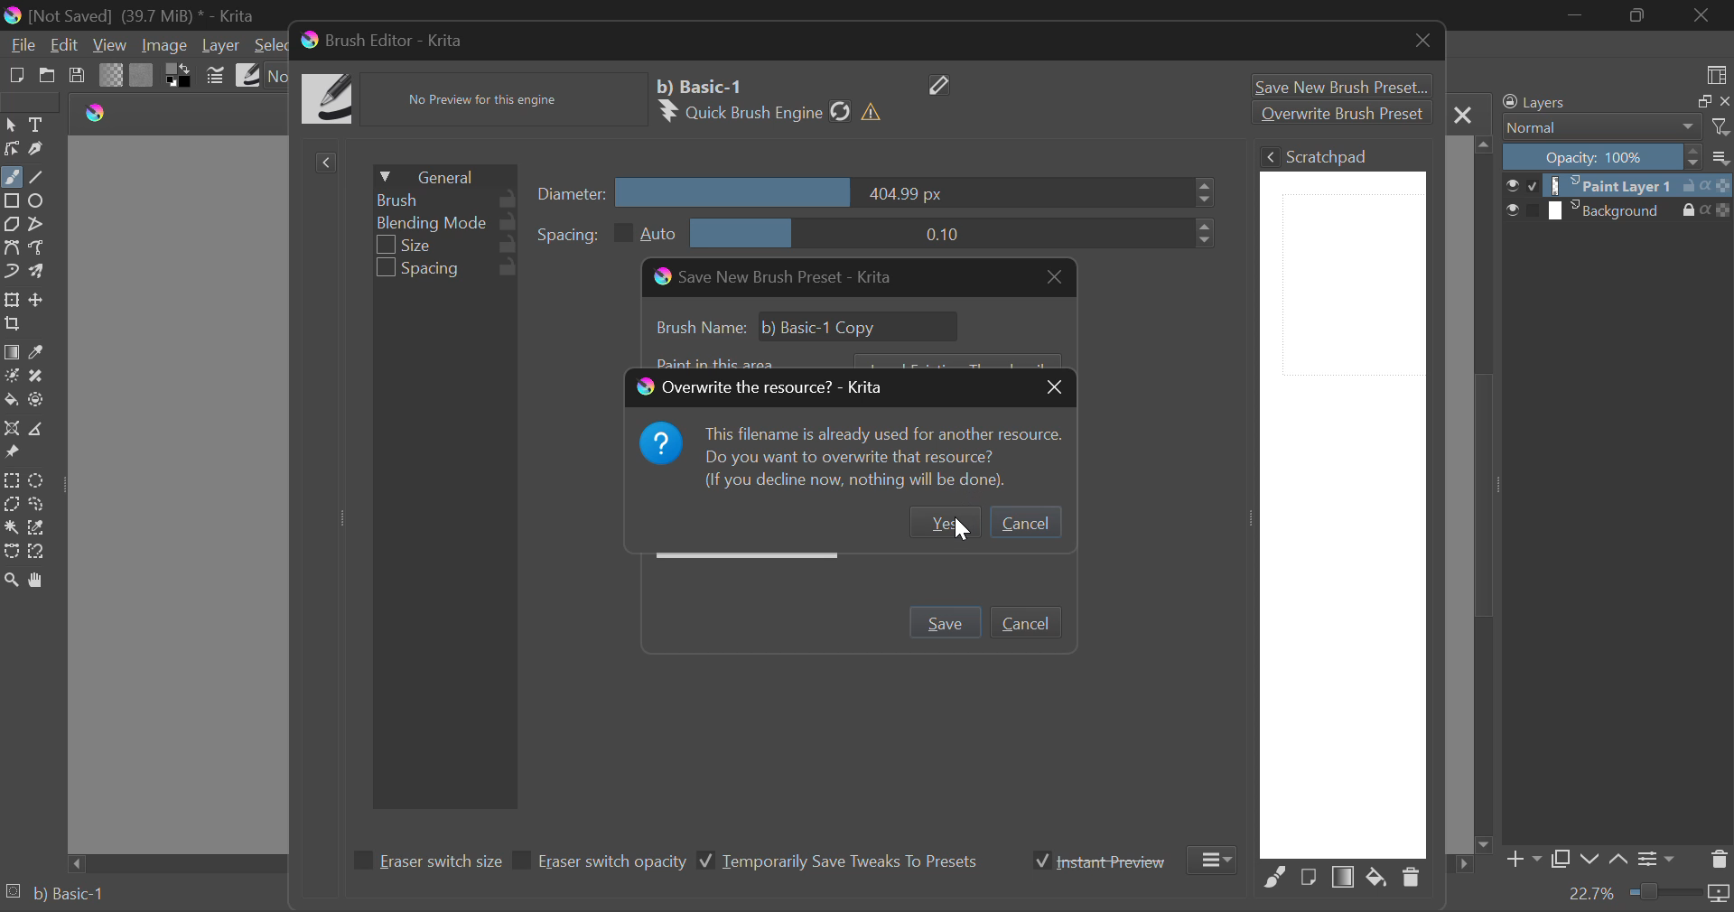  I want to click on Line, so click(37, 175).